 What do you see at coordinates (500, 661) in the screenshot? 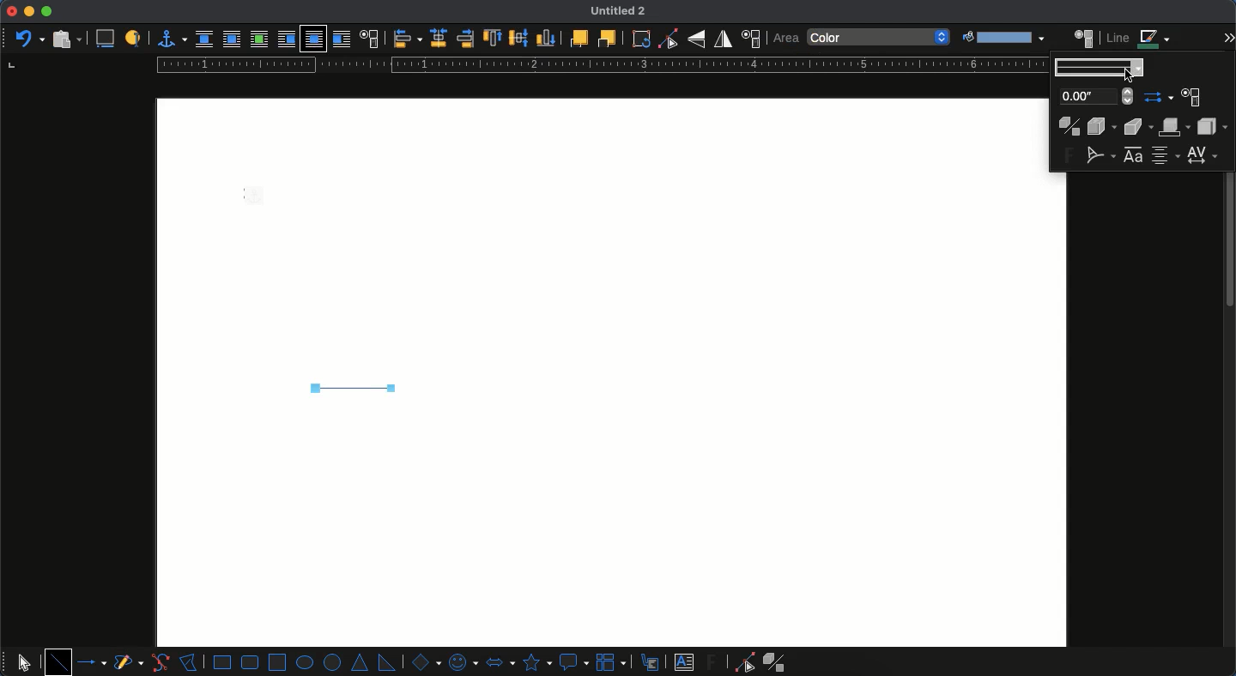
I see `block arrows` at bounding box center [500, 661].